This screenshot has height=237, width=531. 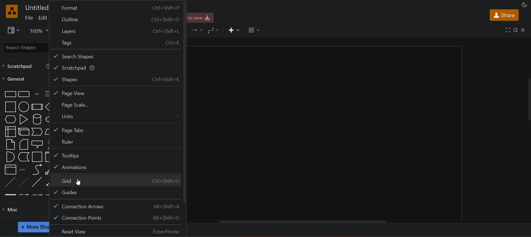 I want to click on square, so click(x=10, y=107).